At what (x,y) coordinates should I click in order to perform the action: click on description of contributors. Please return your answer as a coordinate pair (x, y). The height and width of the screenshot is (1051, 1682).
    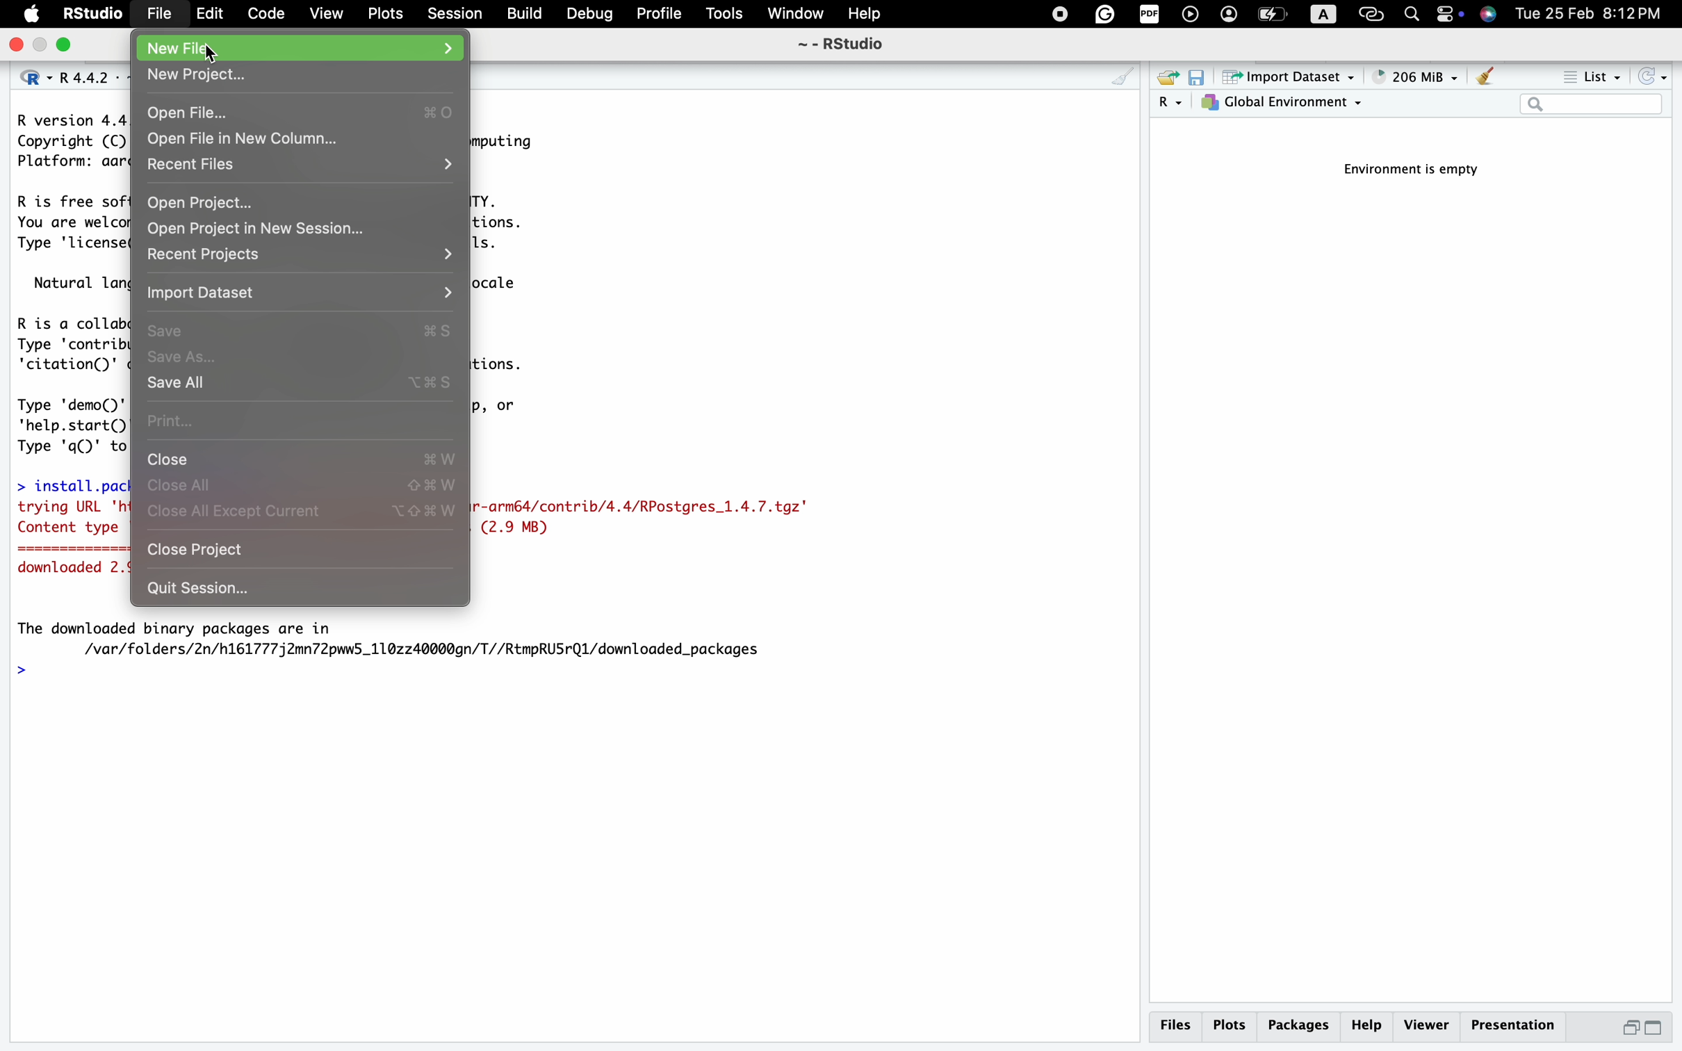
    Looking at the image, I should click on (67, 340).